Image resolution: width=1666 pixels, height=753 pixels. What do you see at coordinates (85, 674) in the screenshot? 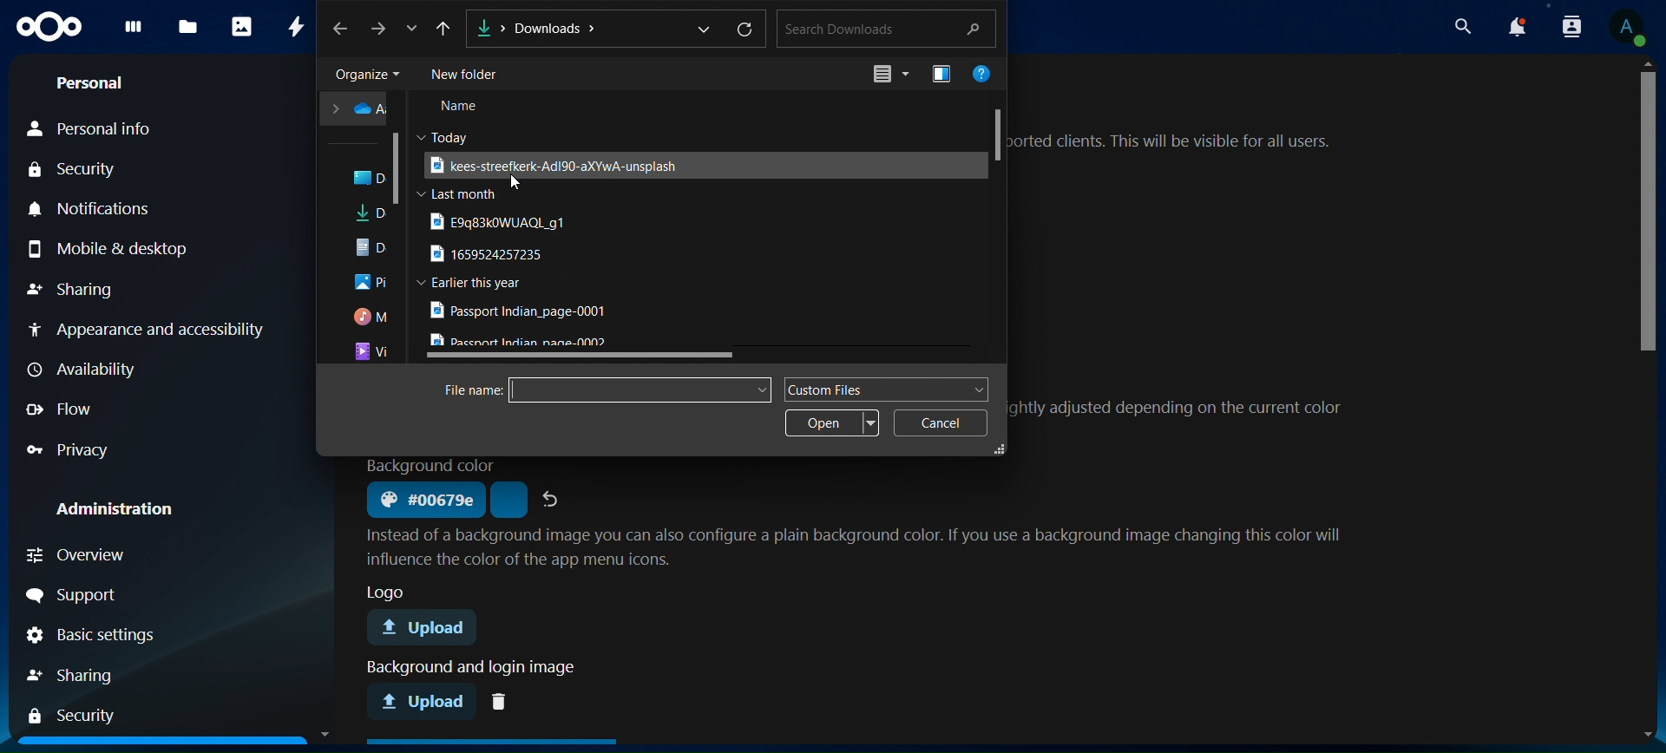
I see `sharing` at bounding box center [85, 674].